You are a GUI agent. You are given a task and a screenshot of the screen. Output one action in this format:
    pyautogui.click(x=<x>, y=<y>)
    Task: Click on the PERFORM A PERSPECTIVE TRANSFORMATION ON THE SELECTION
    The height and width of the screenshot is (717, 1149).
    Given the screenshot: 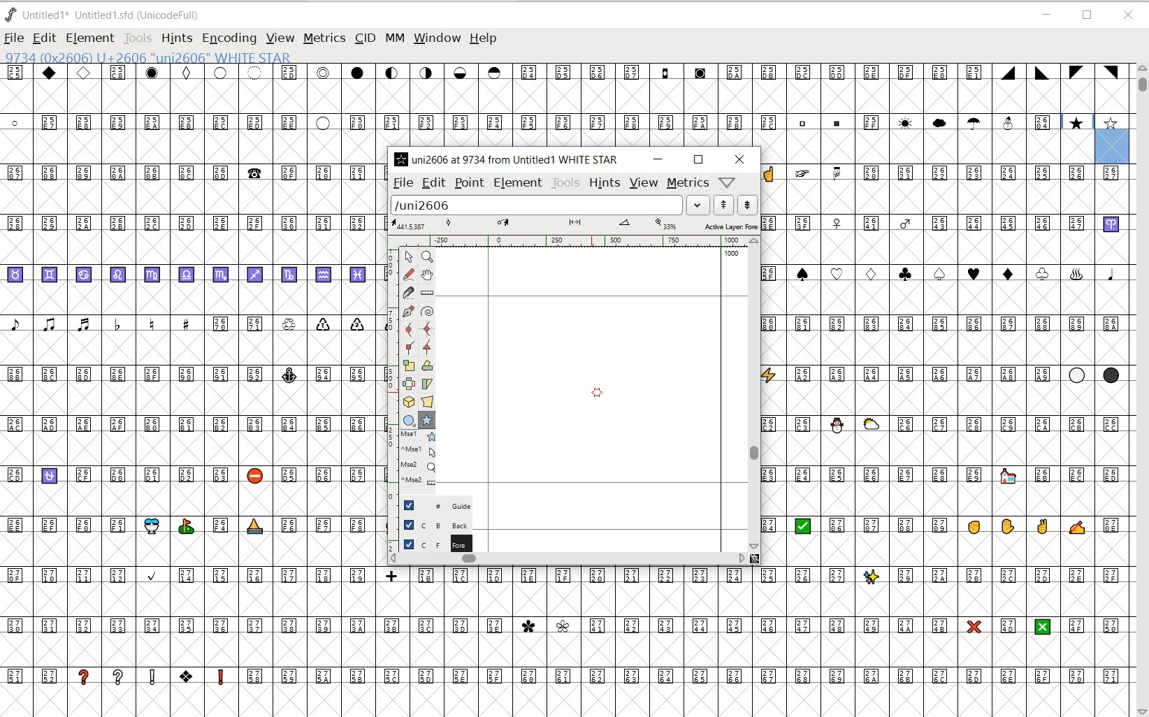 What is the action you would take?
    pyautogui.click(x=428, y=402)
    